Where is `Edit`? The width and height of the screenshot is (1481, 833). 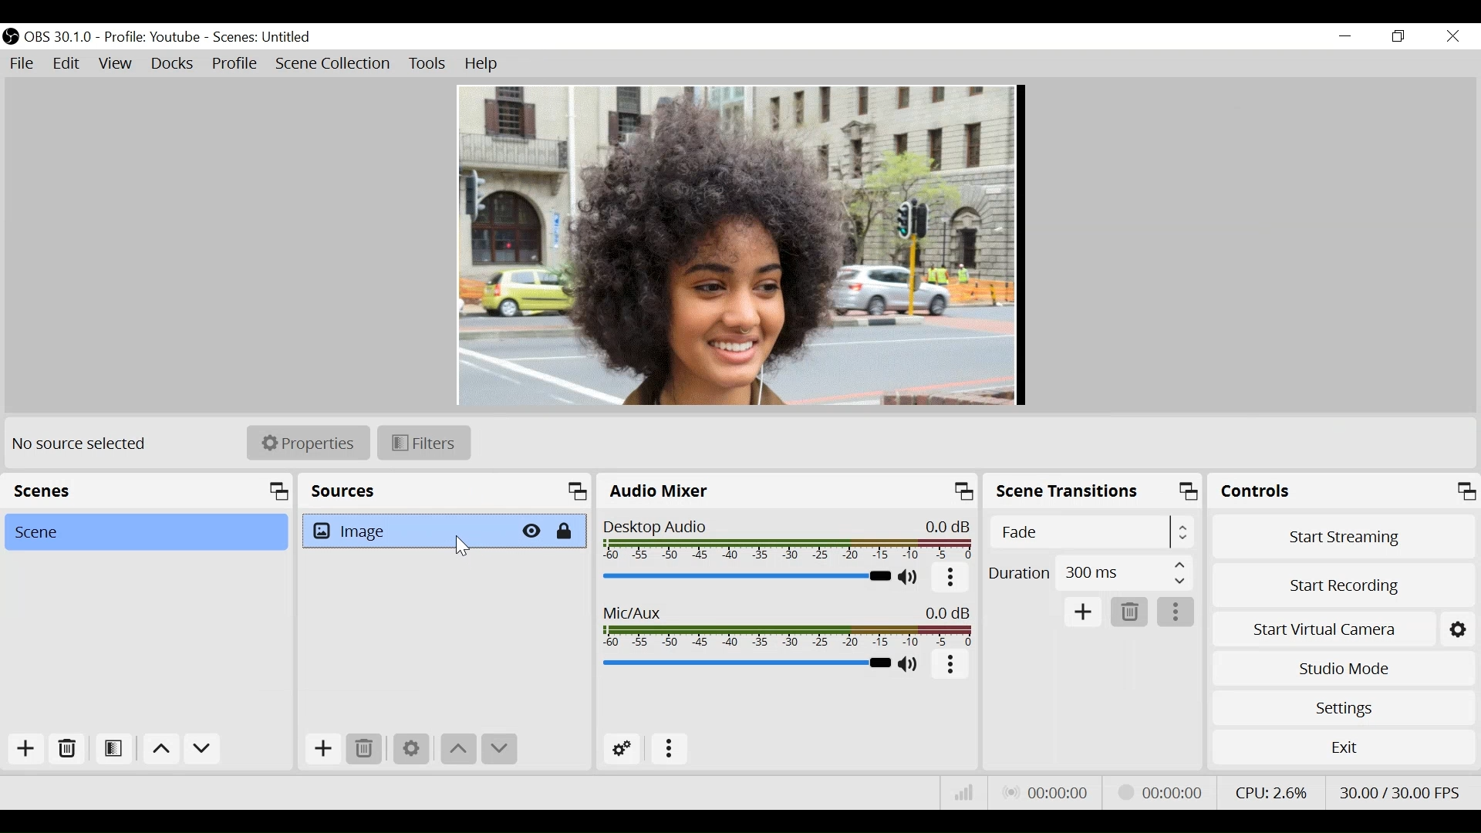 Edit is located at coordinates (67, 66).